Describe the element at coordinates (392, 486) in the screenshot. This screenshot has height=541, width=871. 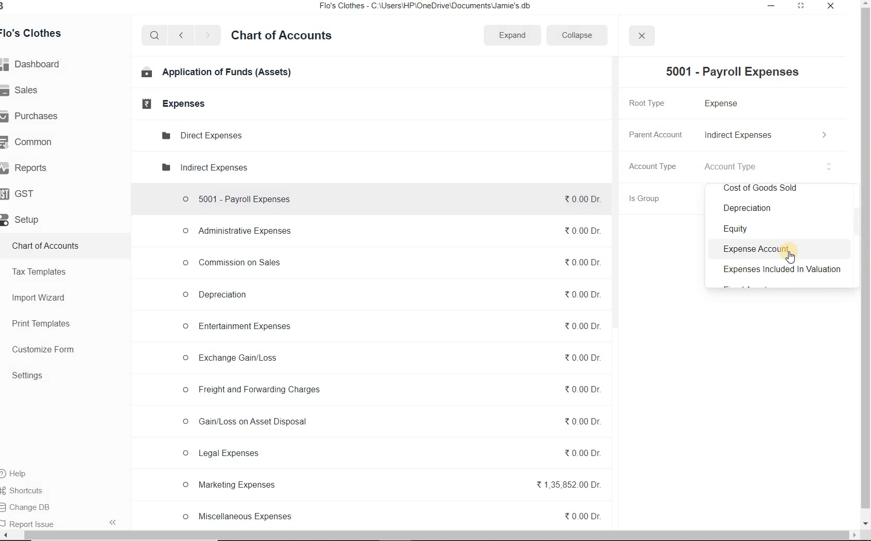
I see `© Marketing Expenses %1,35,852.00 Dr.` at that location.